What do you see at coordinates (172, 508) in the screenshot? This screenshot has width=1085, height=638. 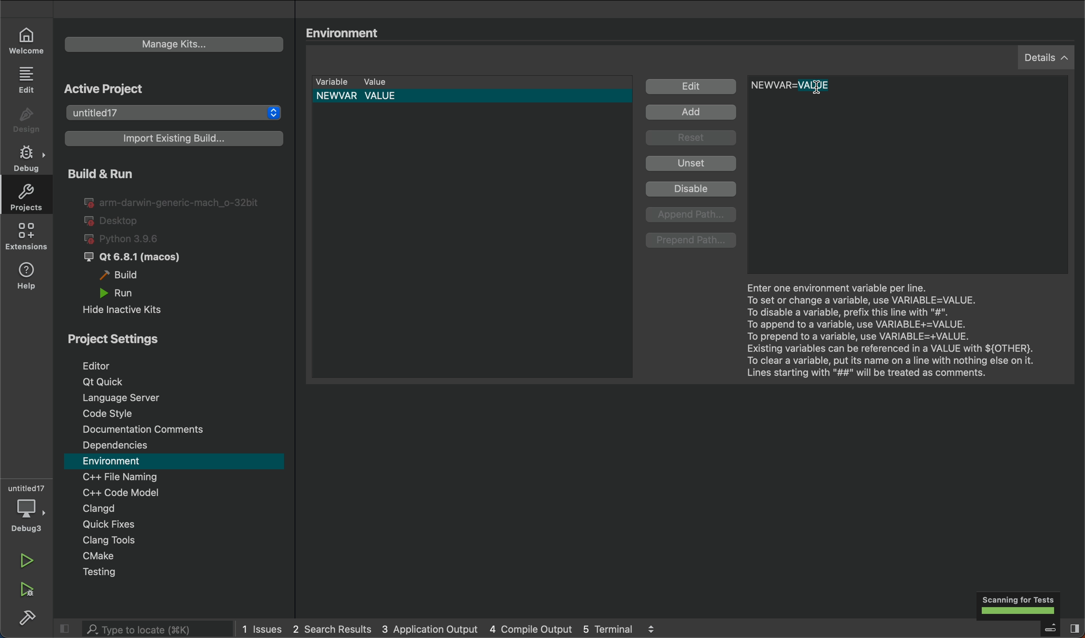 I see `Clangd` at bounding box center [172, 508].